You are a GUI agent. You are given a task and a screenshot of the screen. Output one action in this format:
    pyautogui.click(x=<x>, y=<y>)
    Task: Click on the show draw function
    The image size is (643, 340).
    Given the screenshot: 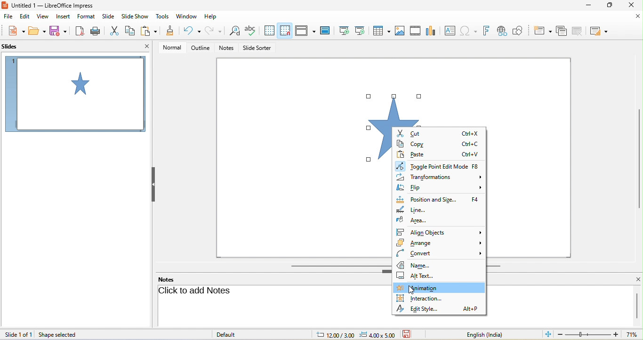 What is the action you would take?
    pyautogui.click(x=518, y=30)
    